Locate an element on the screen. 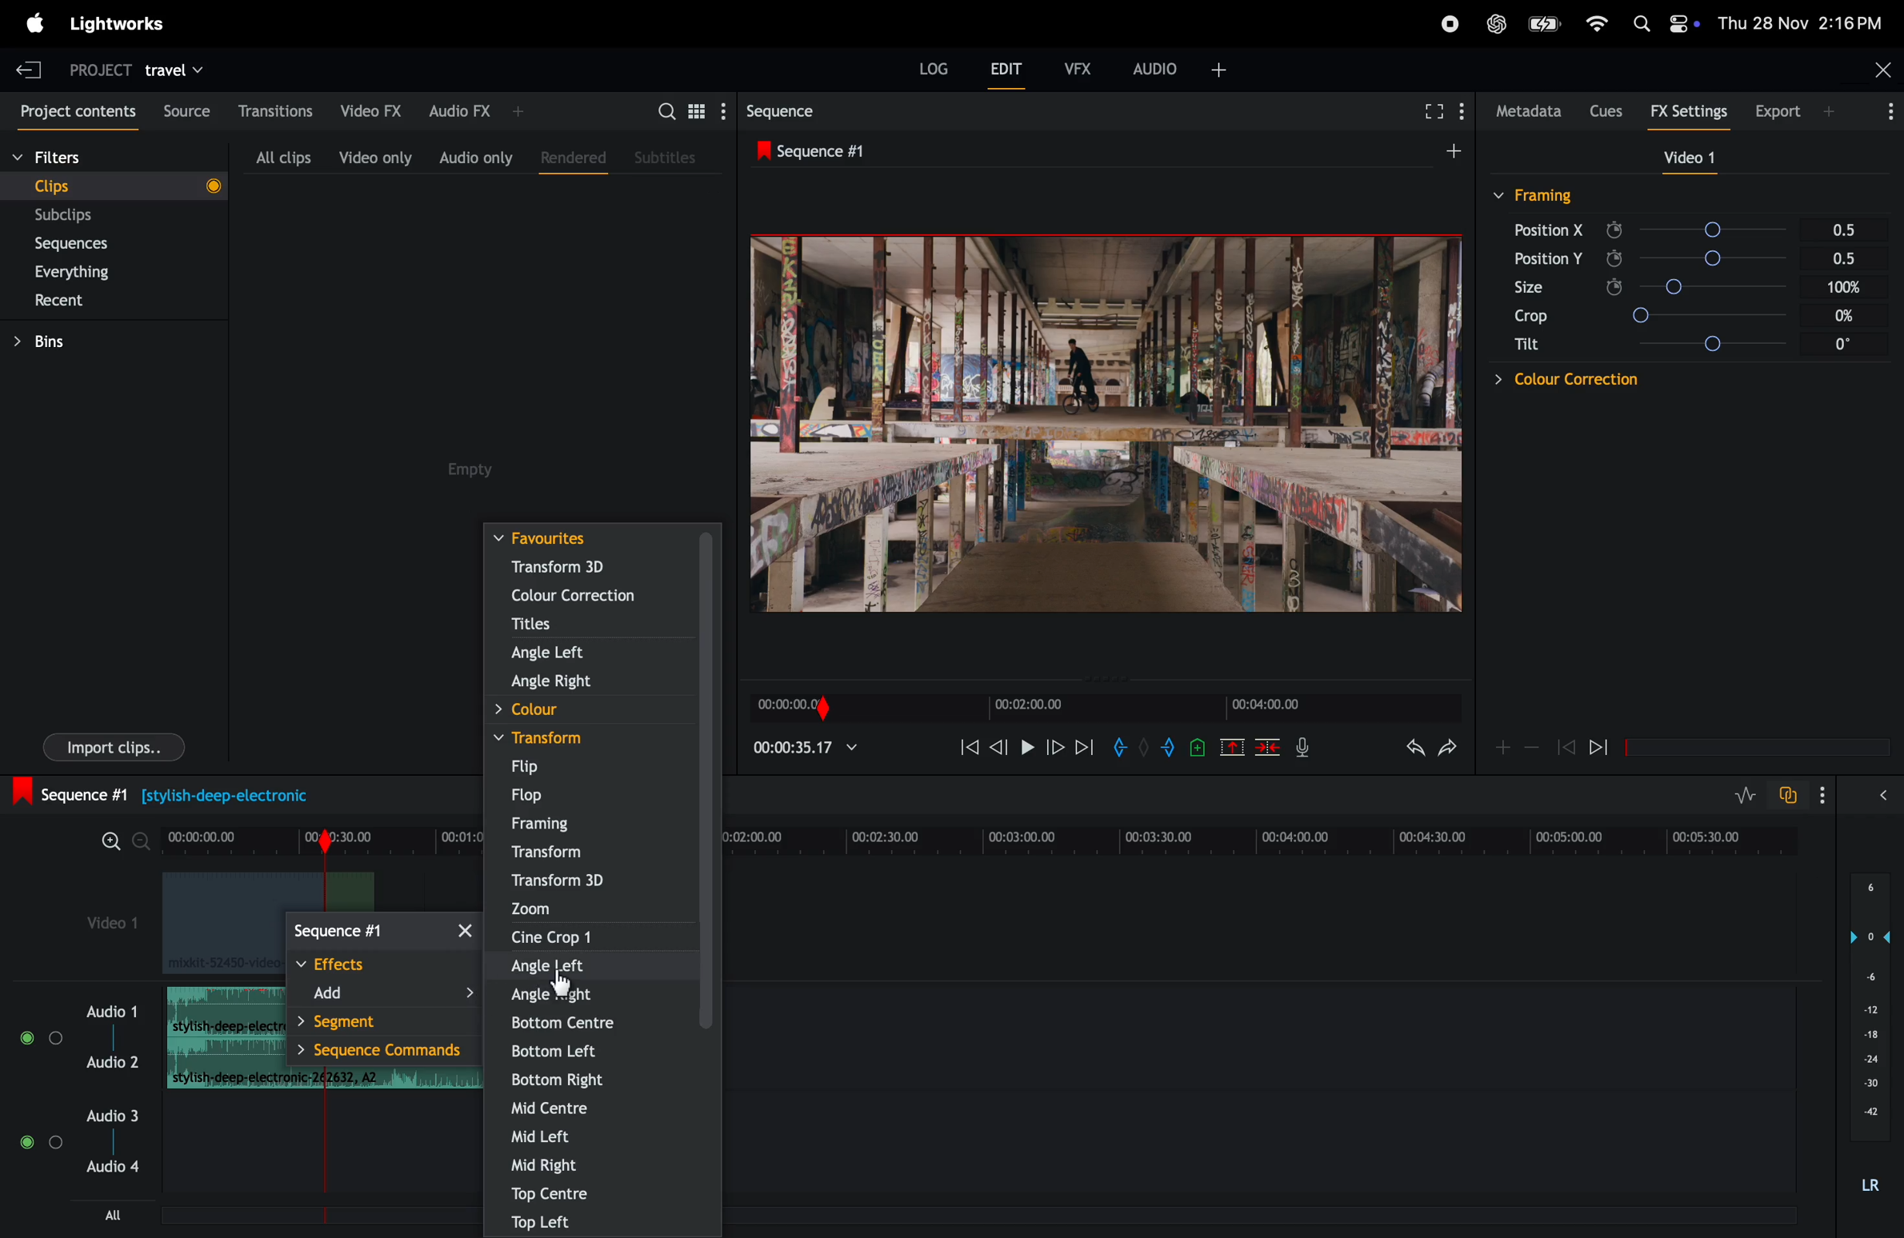 Image resolution: width=1904 pixels, height=1238 pixels. output video is located at coordinates (1105, 425).